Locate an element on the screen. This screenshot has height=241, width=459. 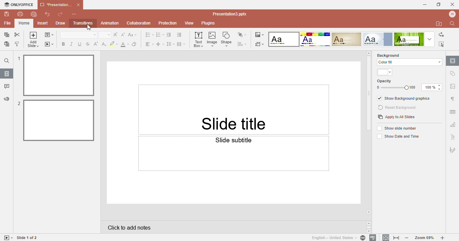
Apply to all slides is located at coordinates (397, 117).